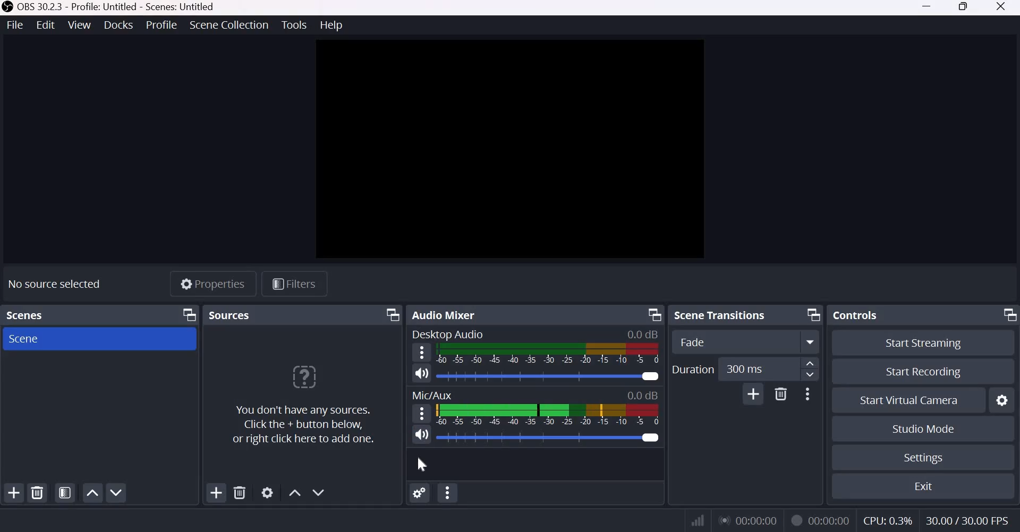  I want to click on Docks, so click(118, 26).